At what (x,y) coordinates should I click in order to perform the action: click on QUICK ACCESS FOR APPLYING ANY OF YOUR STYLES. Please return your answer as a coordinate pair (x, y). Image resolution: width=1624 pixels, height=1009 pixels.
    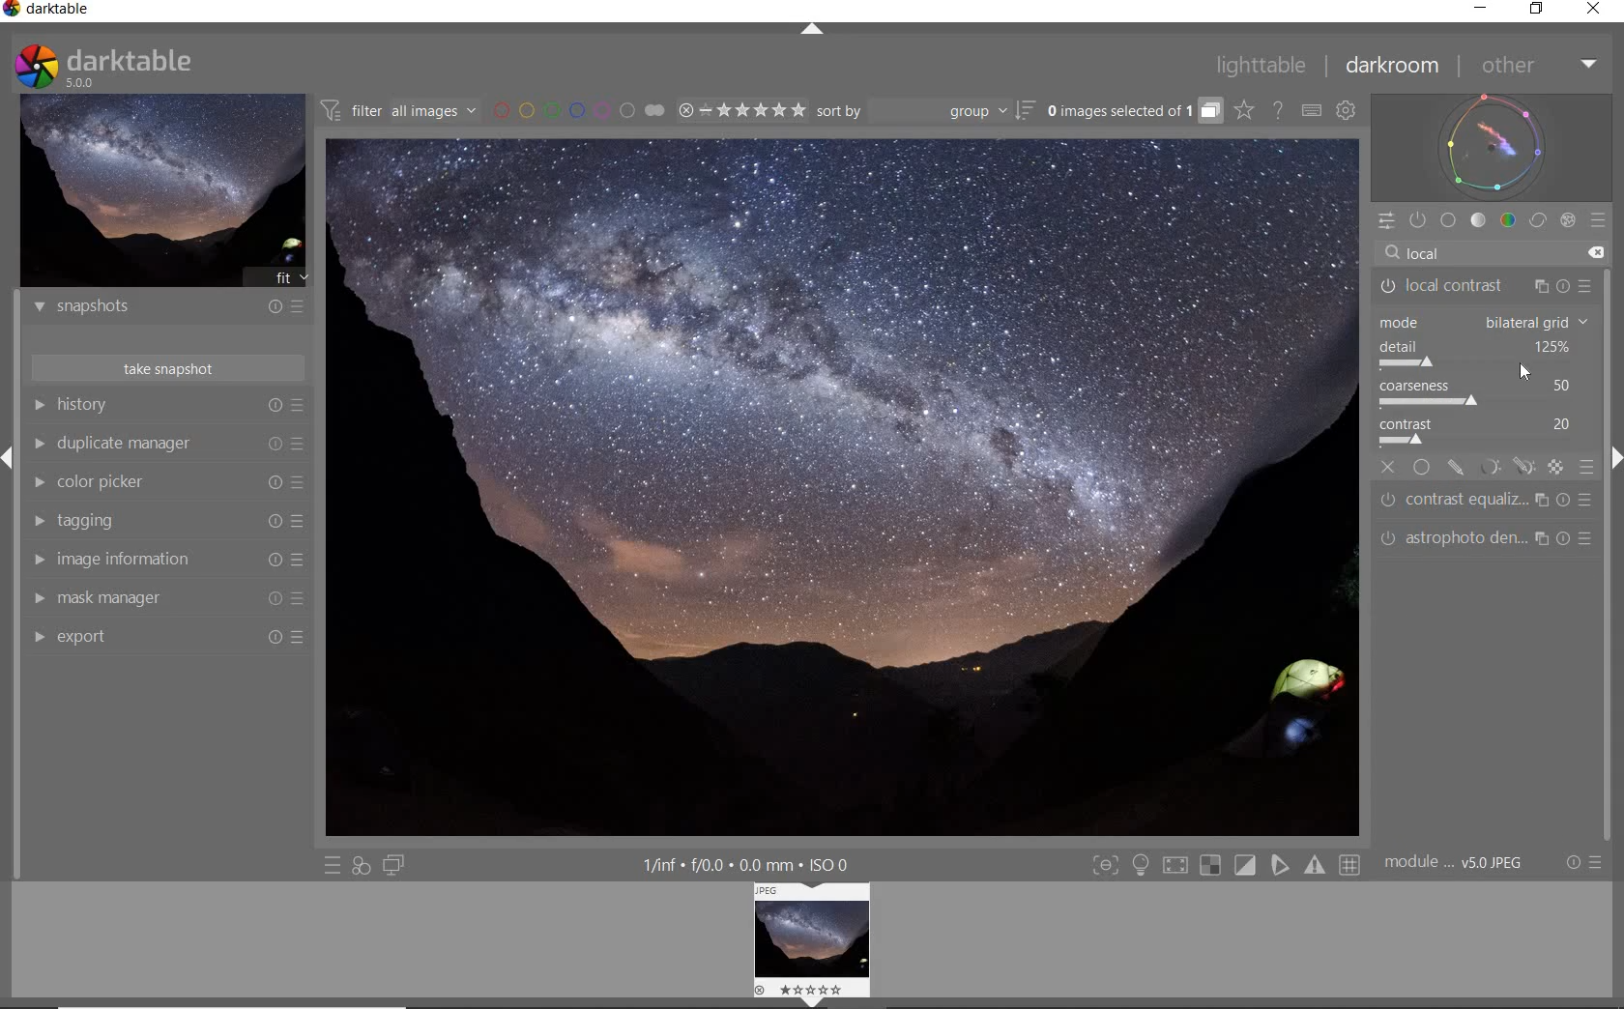
    Looking at the image, I should click on (360, 865).